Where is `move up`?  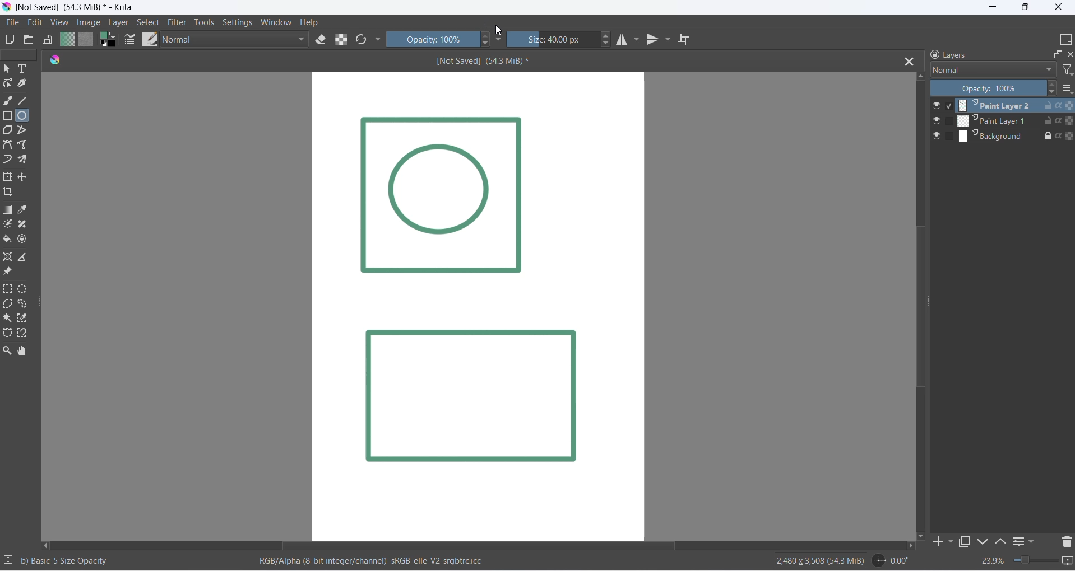
move up is located at coordinates (1000, 541).